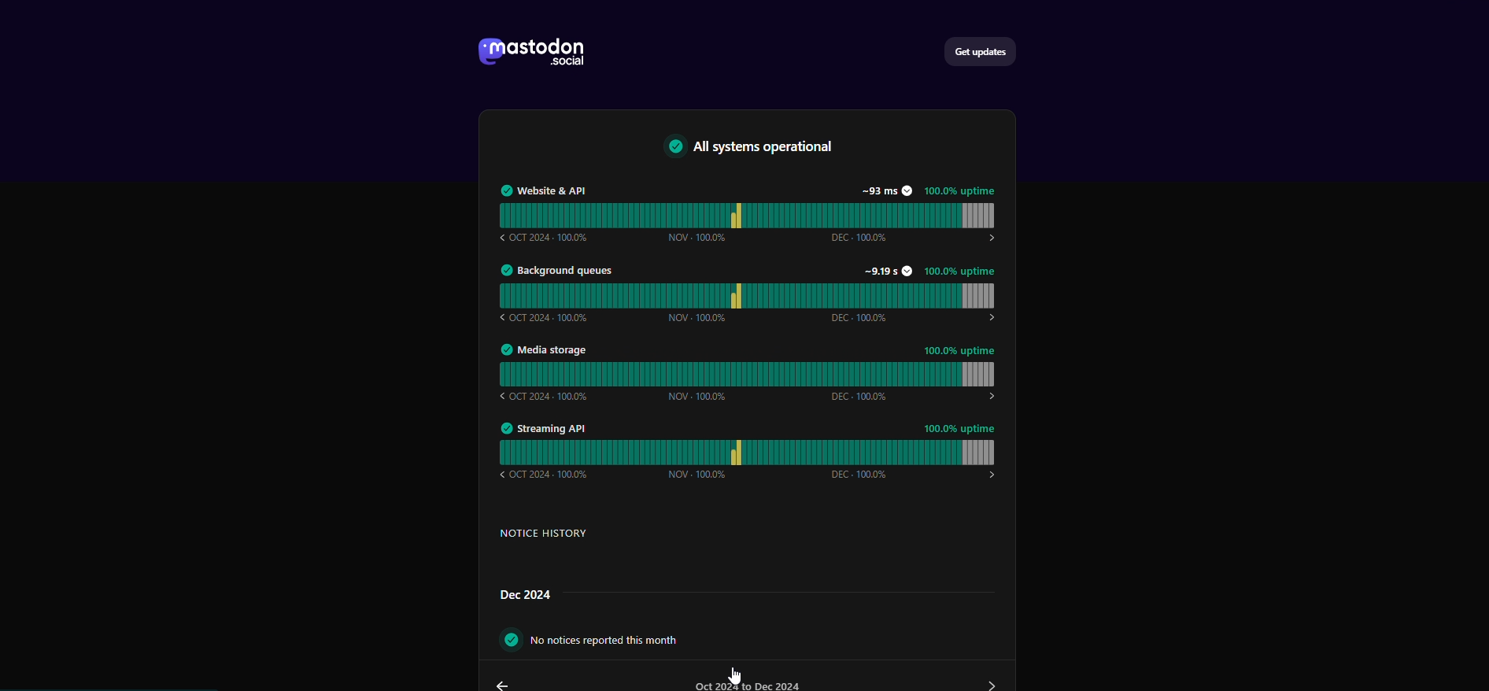 This screenshot has width=1489, height=691. I want to click on streaming api status, so click(751, 447).